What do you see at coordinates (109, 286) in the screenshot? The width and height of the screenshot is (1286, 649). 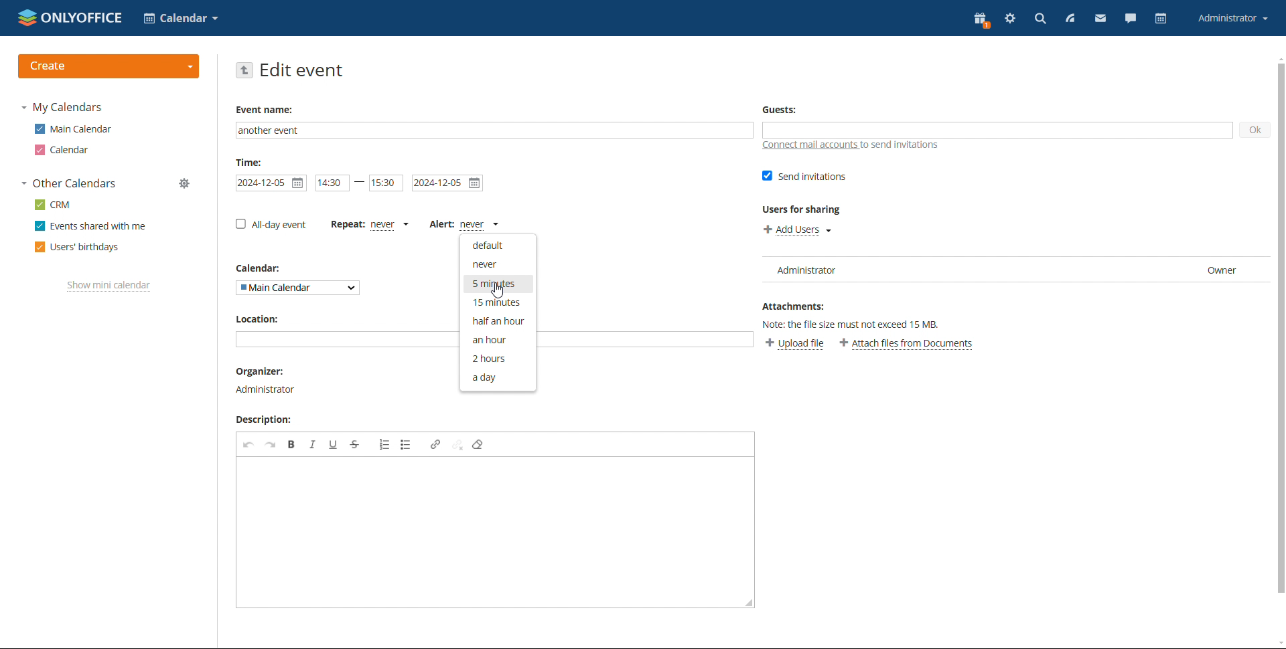 I see `show mini calendar` at bounding box center [109, 286].